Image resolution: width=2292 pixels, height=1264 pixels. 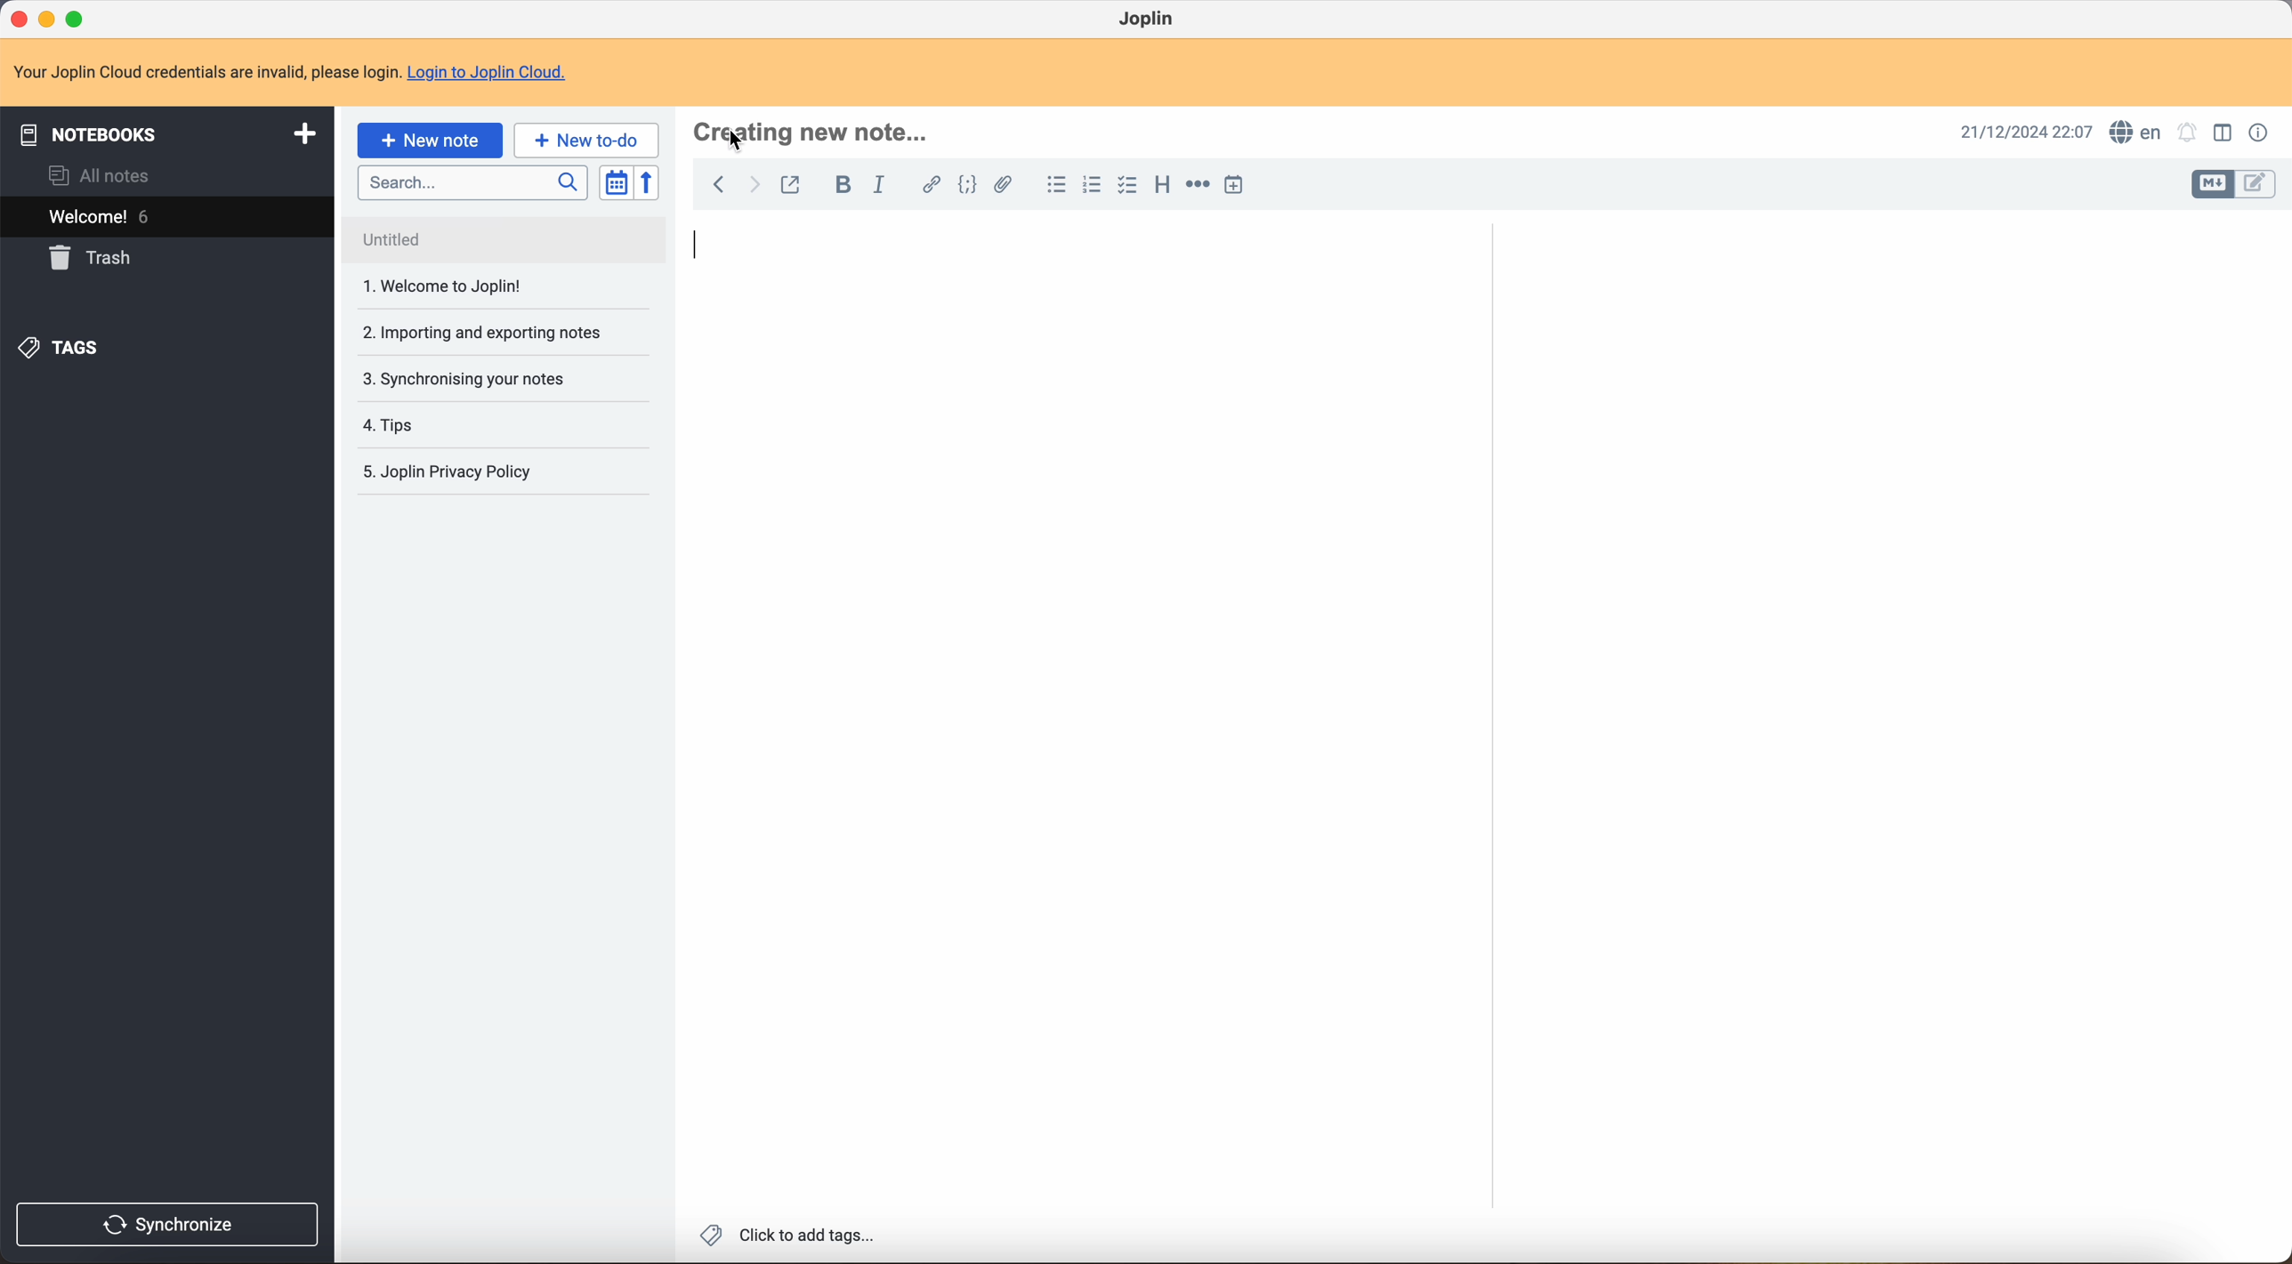 What do you see at coordinates (1149, 18) in the screenshot?
I see `Joplin` at bounding box center [1149, 18].